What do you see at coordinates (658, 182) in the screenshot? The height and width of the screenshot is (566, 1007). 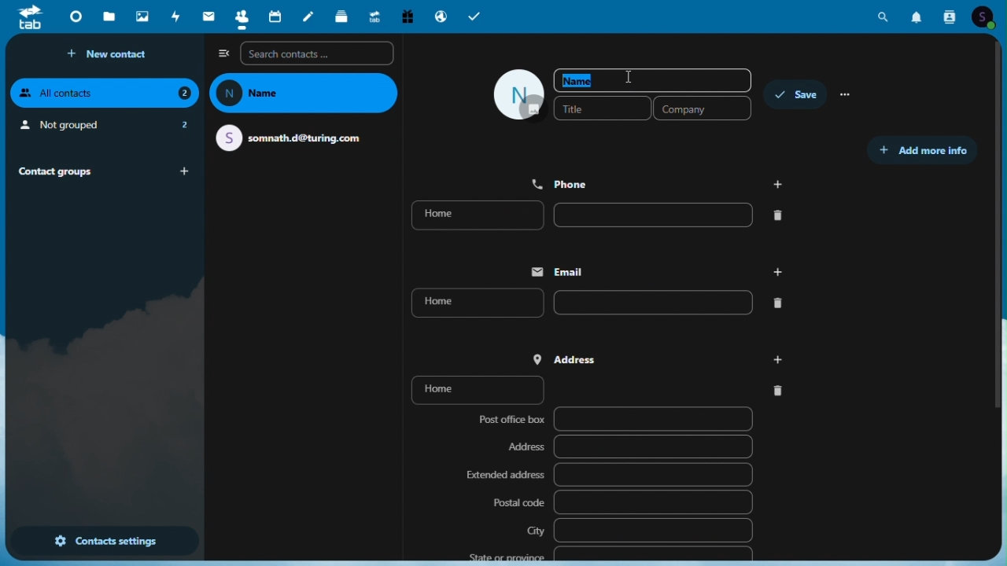 I see `phone` at bounding box center [658, 182].